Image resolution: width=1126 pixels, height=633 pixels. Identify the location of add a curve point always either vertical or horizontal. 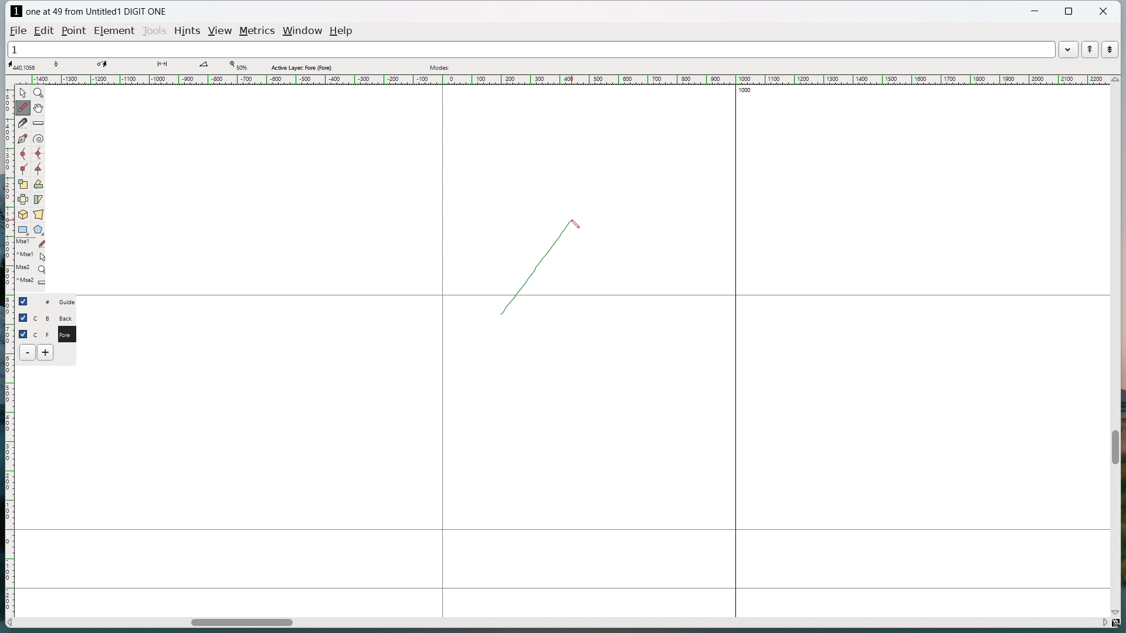
(38, 154).